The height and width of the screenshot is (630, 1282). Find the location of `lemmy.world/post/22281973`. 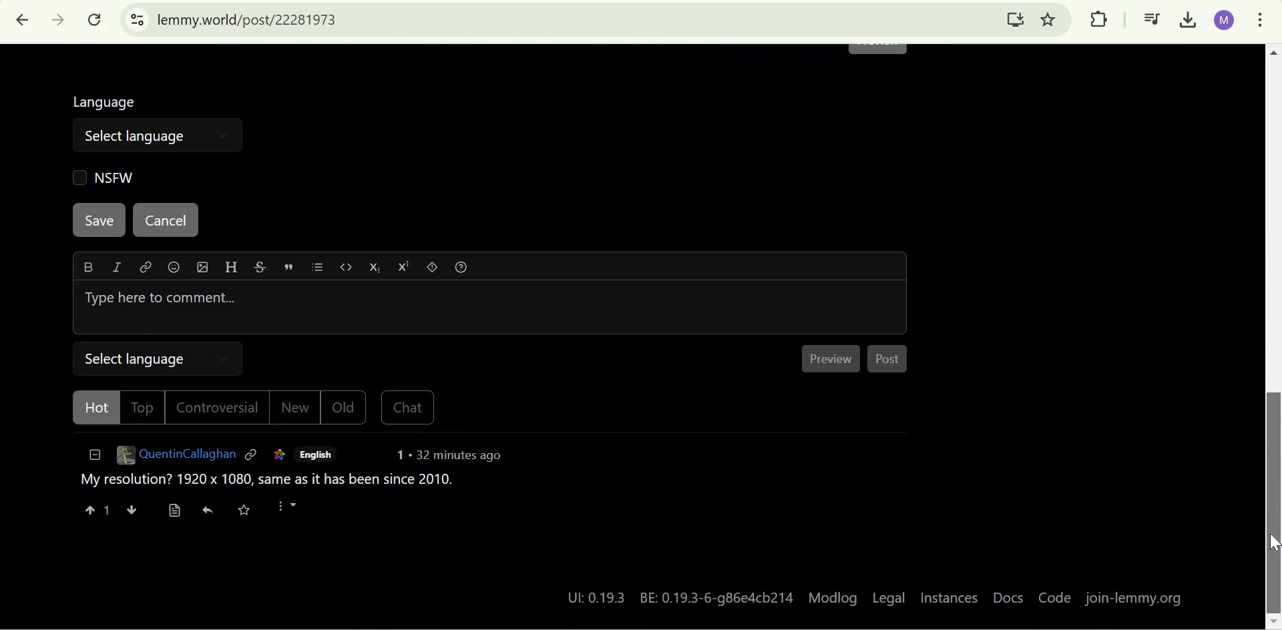

lemmy.world/post/22281973 is located at coordinates (250, 19).